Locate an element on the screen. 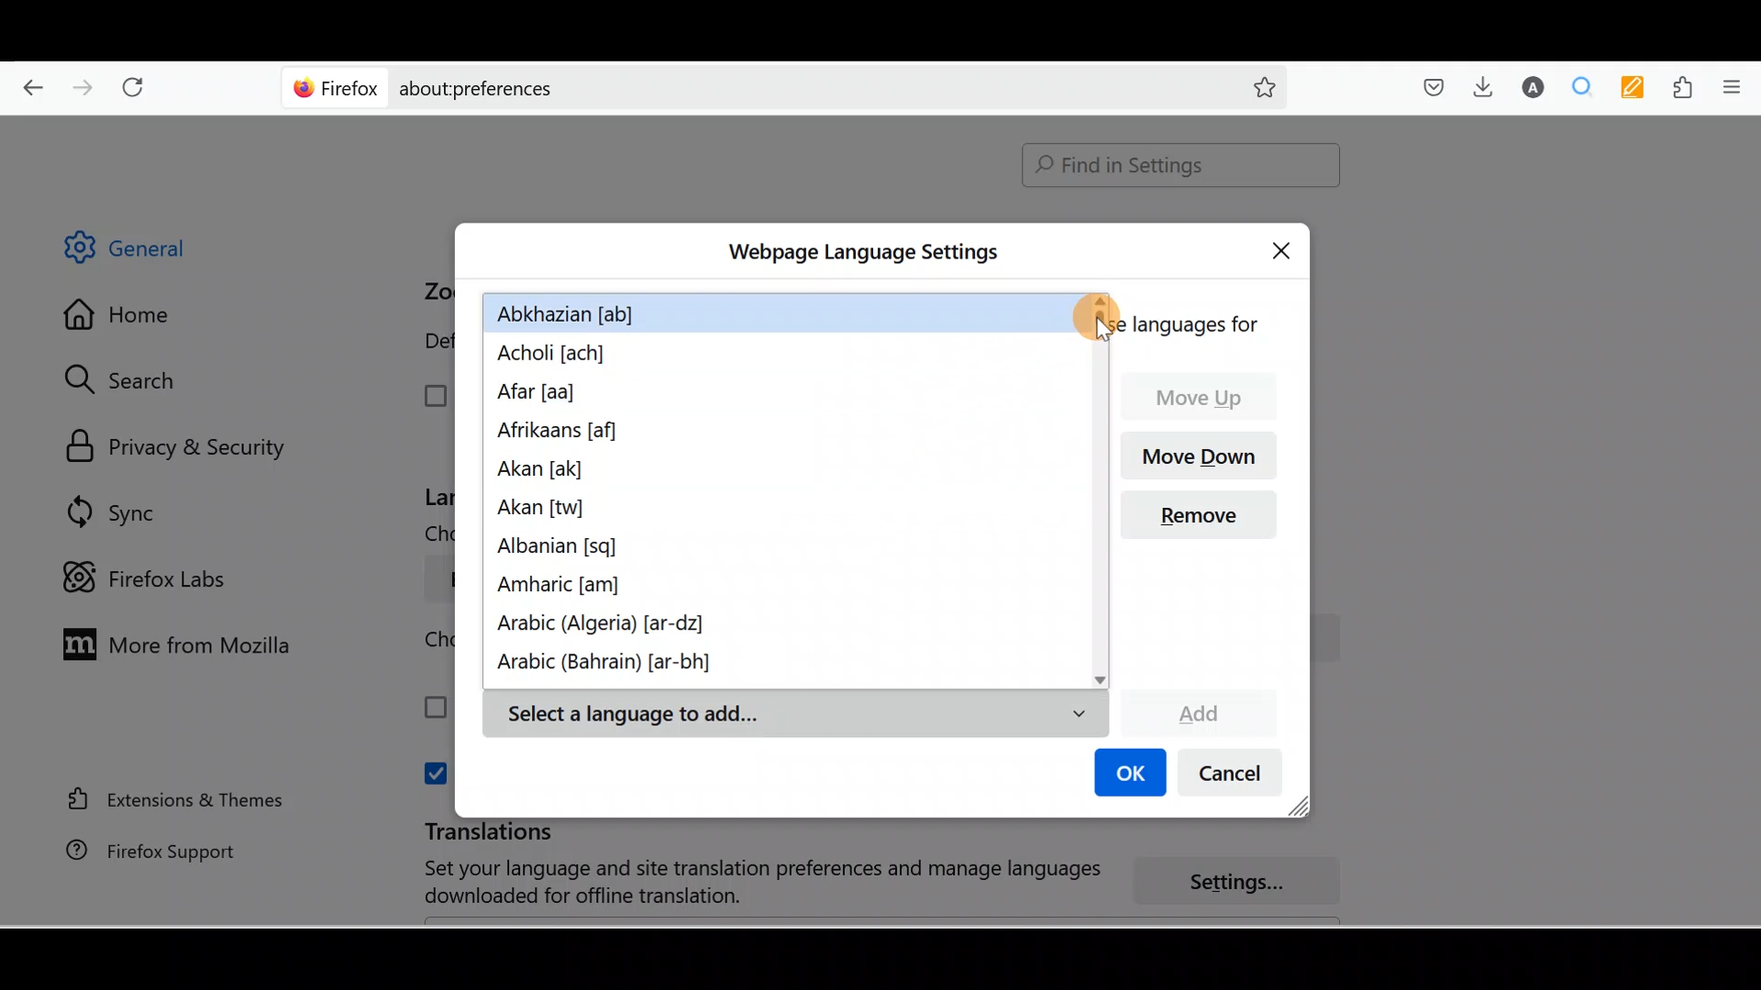 This screenshot has height=990, width=1761. Save to pocket is located at coordinates (1427, 88).